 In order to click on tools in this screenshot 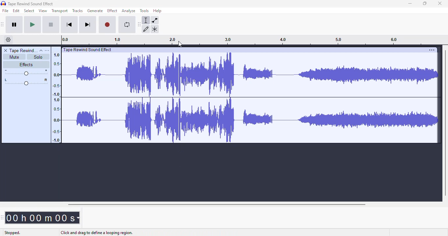, I will do `click(145, 10)`.